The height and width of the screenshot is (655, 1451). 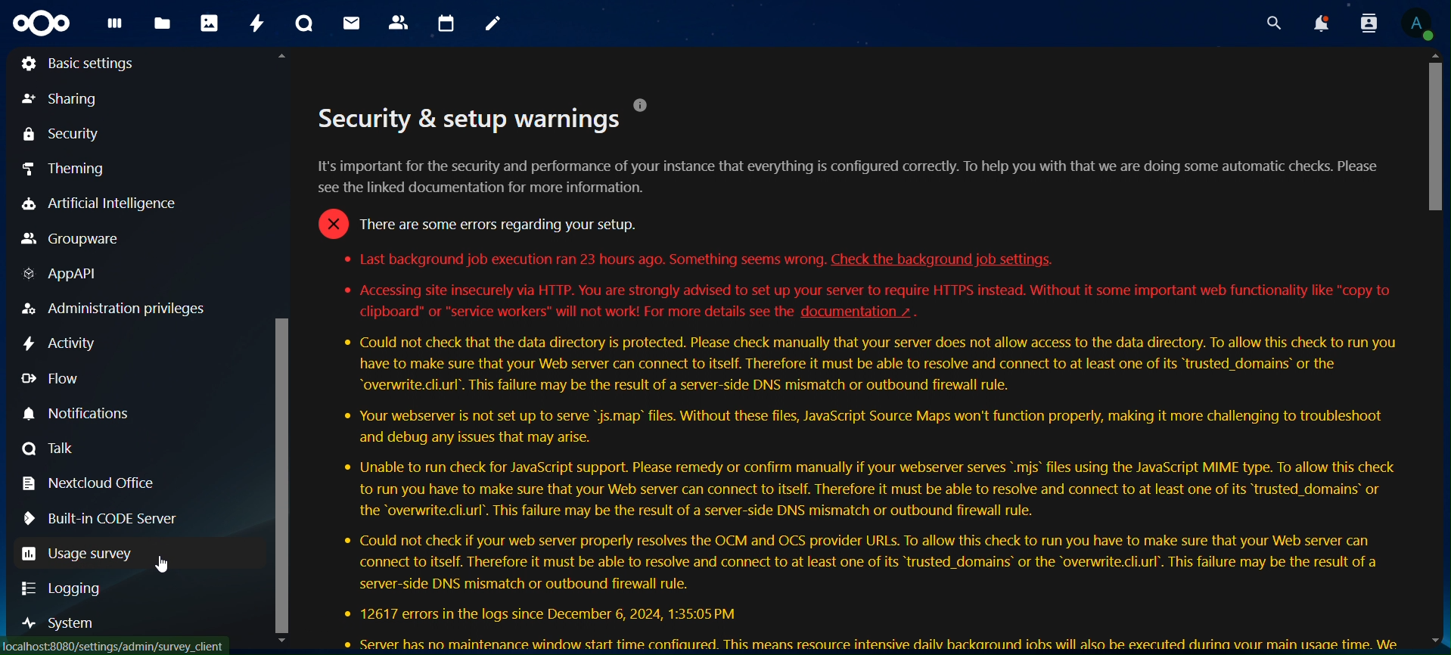 I want to click on notifications, so click(x=1322, y=21).